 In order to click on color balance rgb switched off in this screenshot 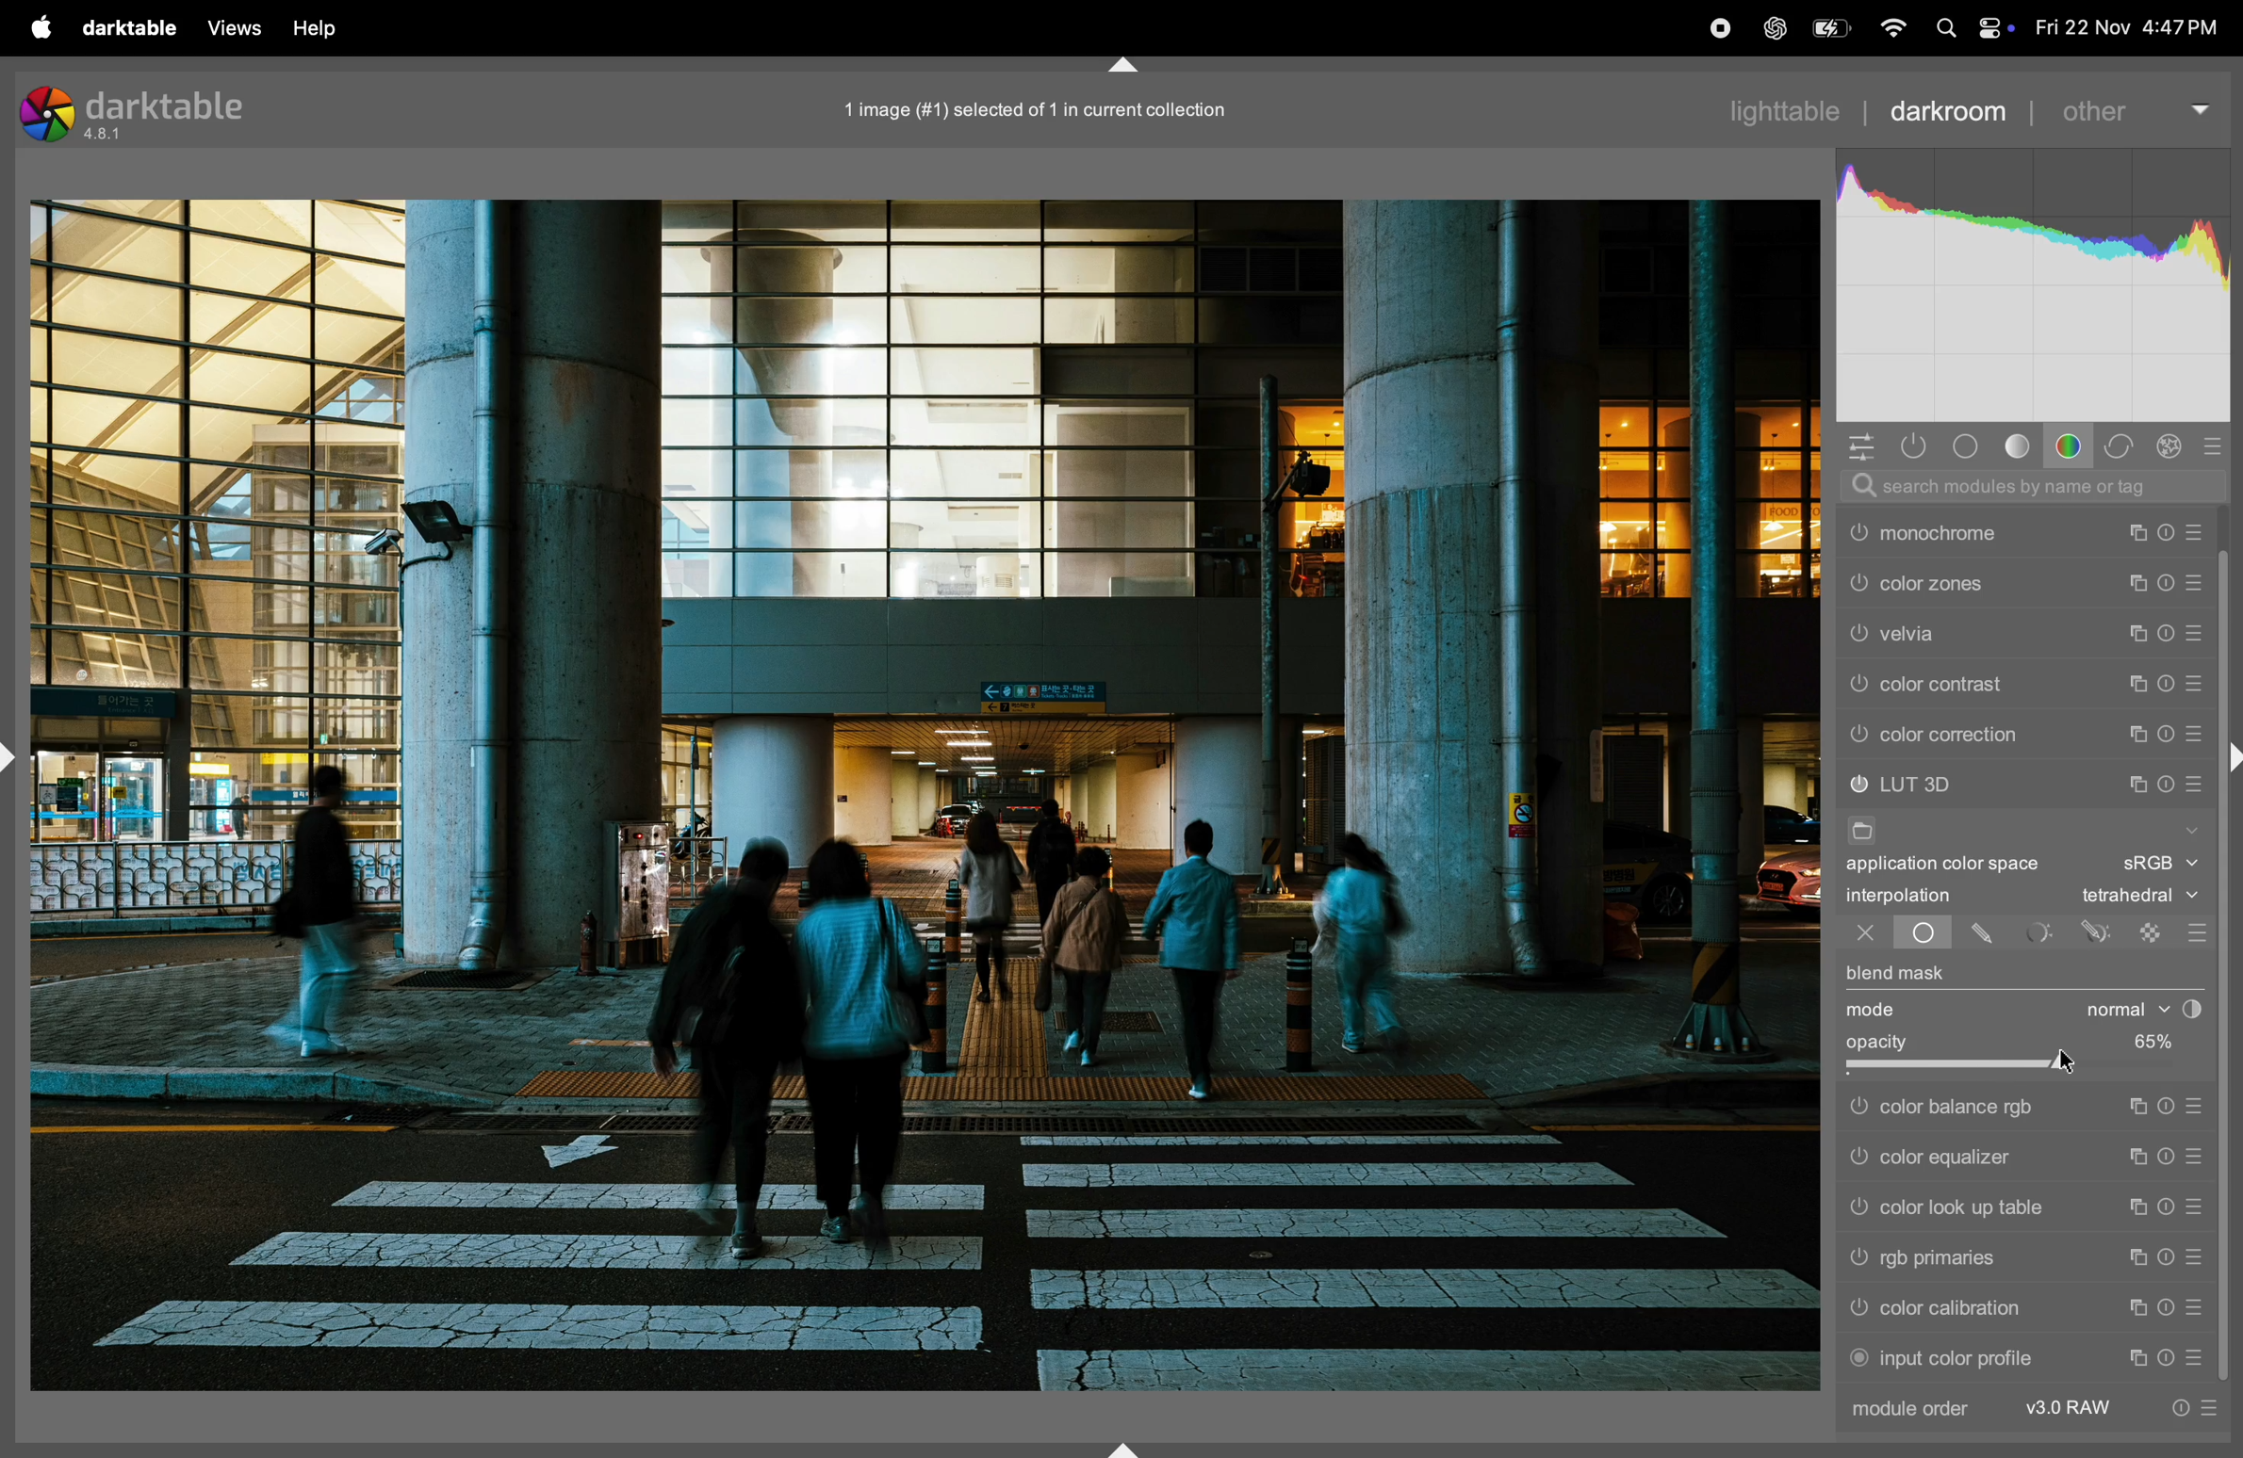, I will do `click(1857, 1108)`.